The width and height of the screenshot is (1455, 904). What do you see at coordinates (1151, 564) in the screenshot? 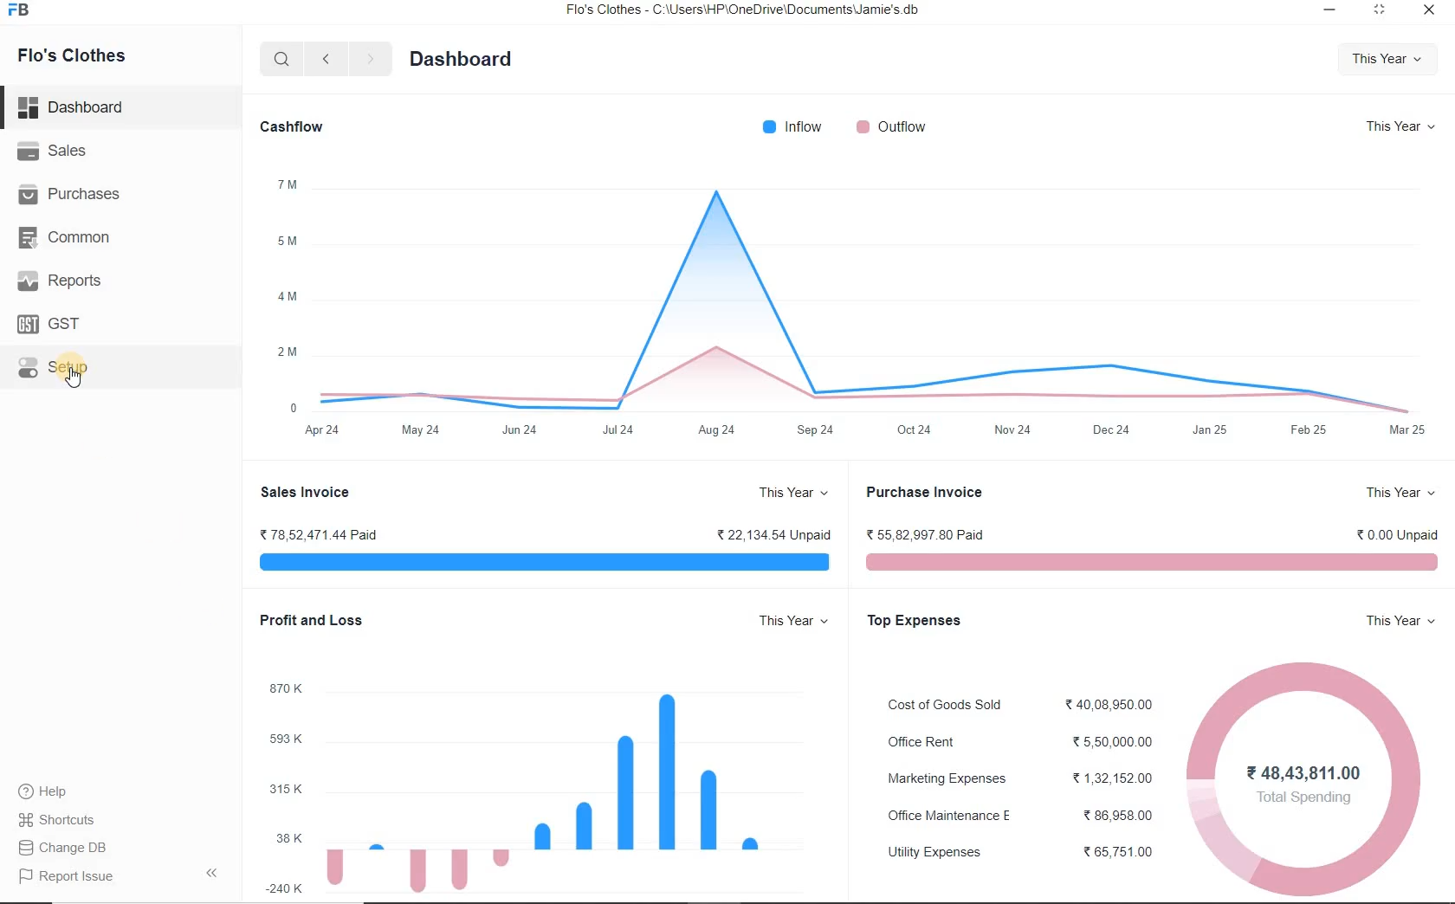
I see `purchase invoice` at bounding box center [1151, 564].